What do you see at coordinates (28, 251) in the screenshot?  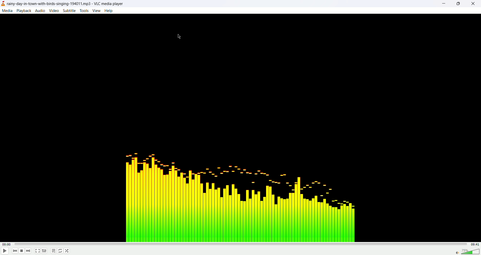 I see `next` at bounding box center [28, 251].